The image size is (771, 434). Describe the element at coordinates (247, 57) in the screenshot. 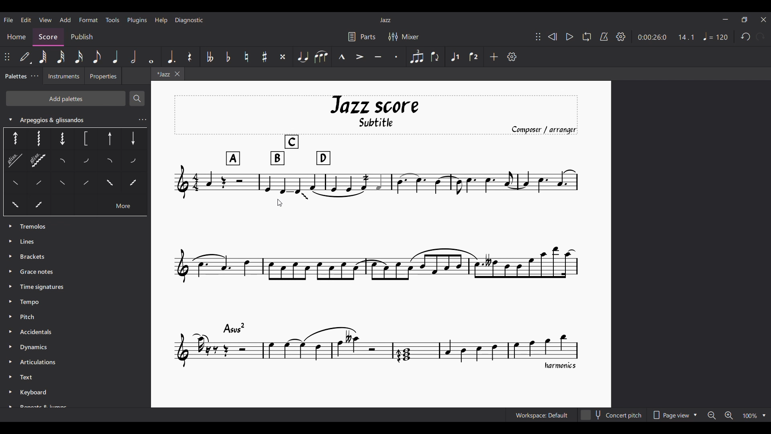

I see `Toggle natural` at that location.